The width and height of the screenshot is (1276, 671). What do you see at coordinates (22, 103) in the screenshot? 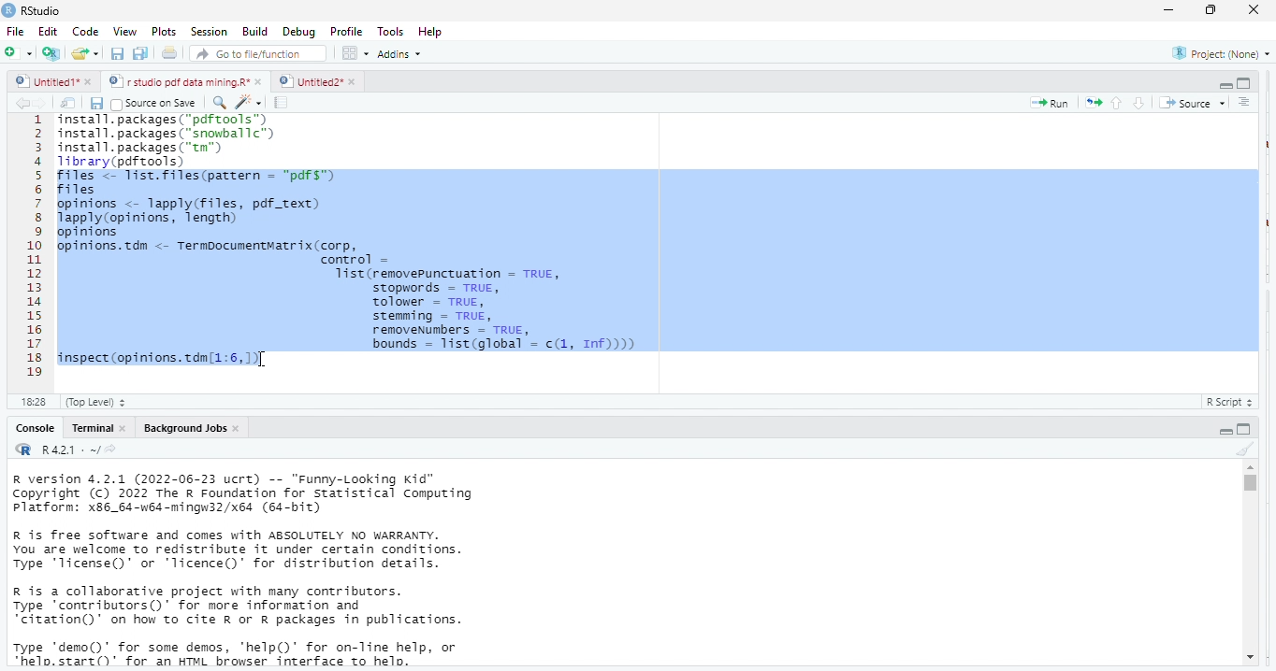
I see `go back to the previous source location` at bounding box center [22, 103].